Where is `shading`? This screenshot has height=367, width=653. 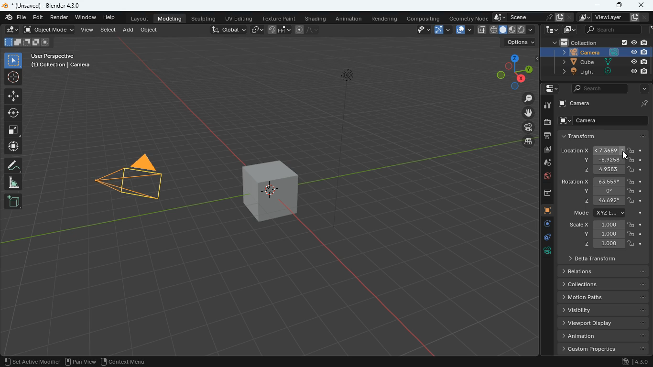 shading is located at coordinates (316, 18).